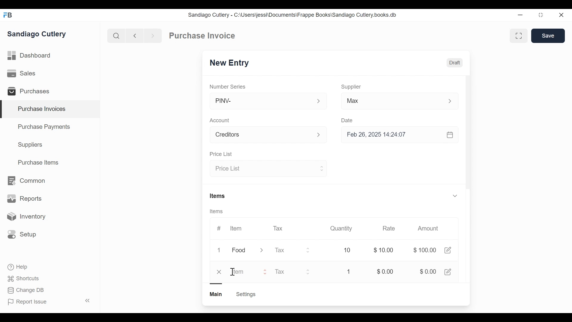  Describe the element at coordinates (220, 154) in the screenshot. I see `Price List` at that location.